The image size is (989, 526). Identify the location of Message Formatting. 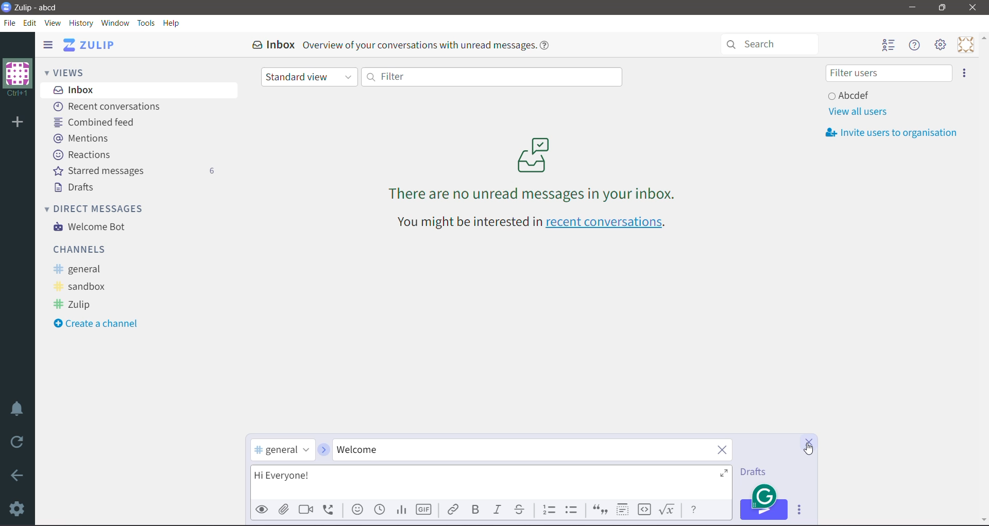
(694, 509).